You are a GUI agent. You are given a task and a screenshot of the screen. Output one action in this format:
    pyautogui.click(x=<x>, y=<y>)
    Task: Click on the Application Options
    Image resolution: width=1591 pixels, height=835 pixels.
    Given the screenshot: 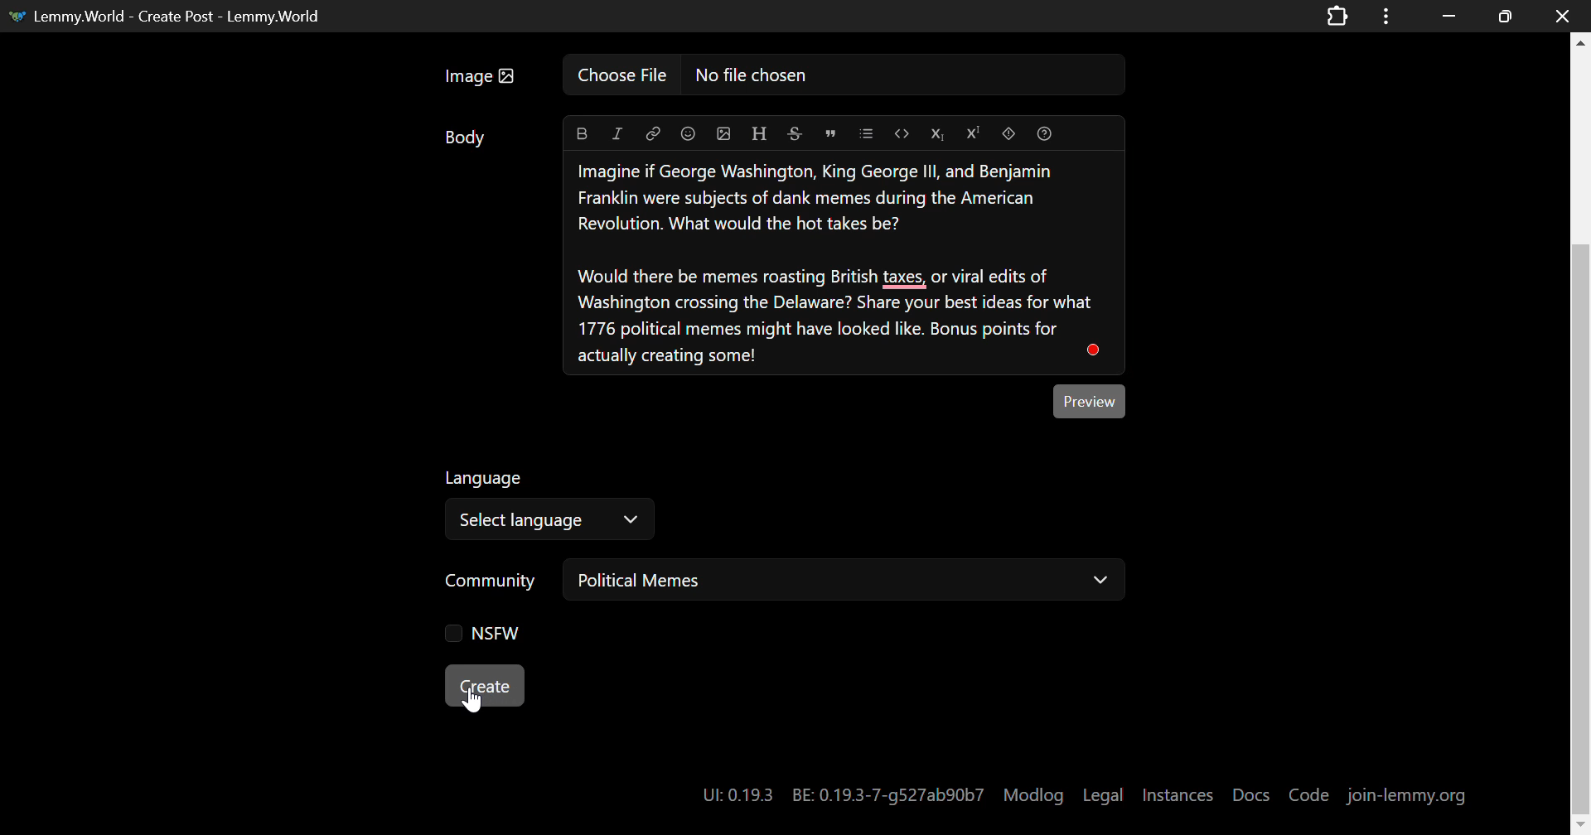 What is the action you would take?
    pyautogui.click(x=1385, y=15)
    